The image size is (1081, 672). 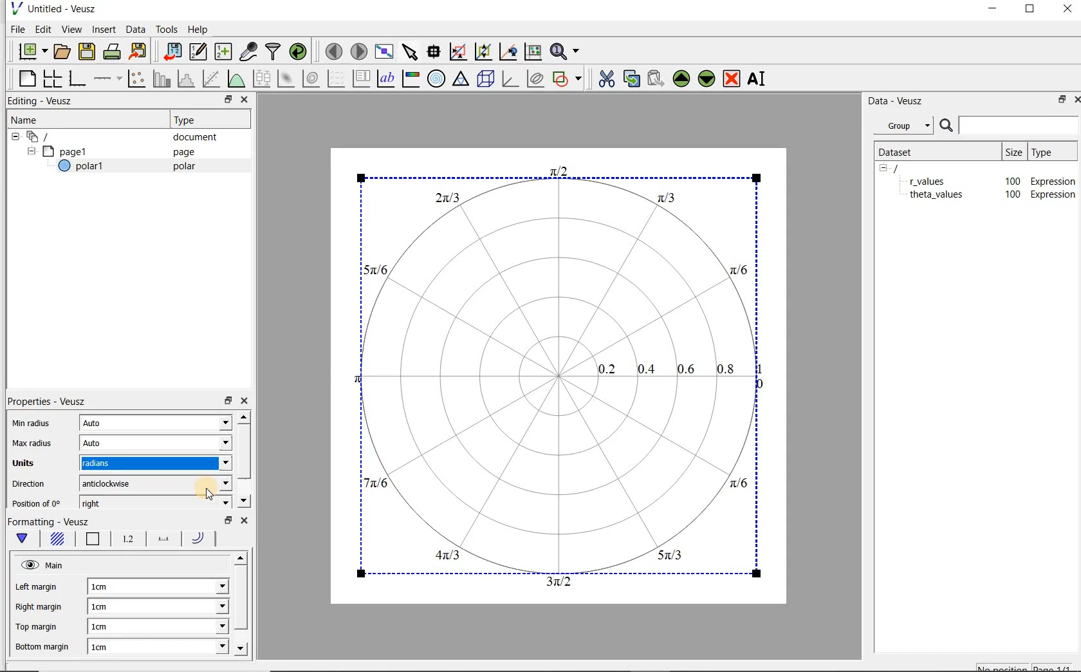 I want to click on hide sub menu, so click(x=12, y=135).